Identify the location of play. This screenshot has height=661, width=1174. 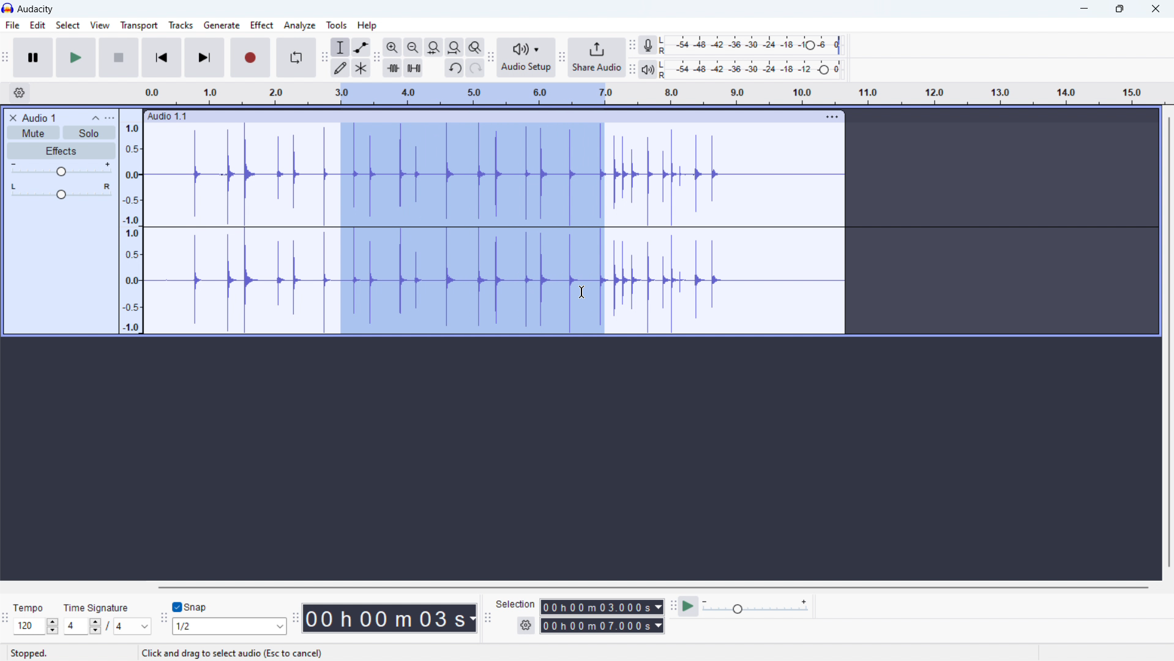
(76, 58).